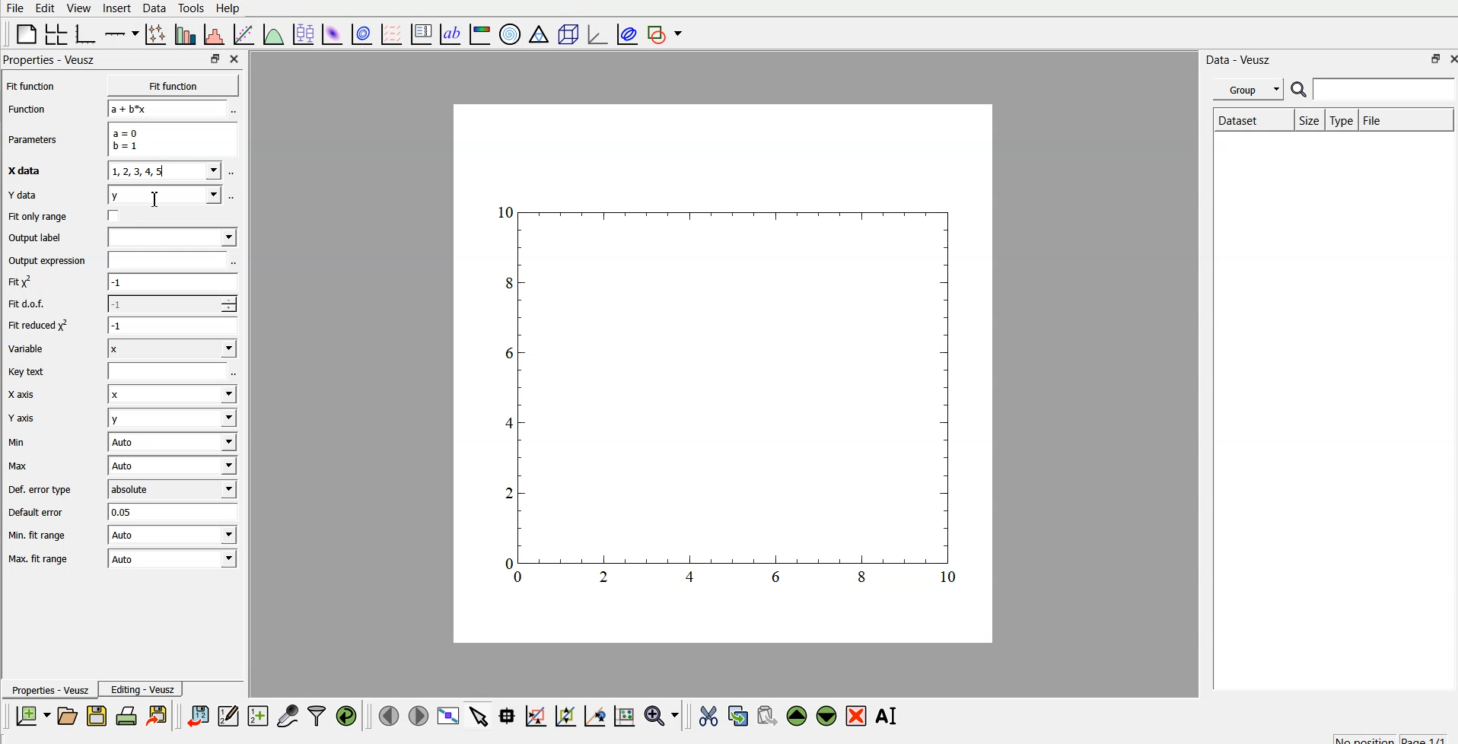  What do you see at coordinates (44, 170) in the screenshot?
I see `X data` at bounding box center [44, 170].